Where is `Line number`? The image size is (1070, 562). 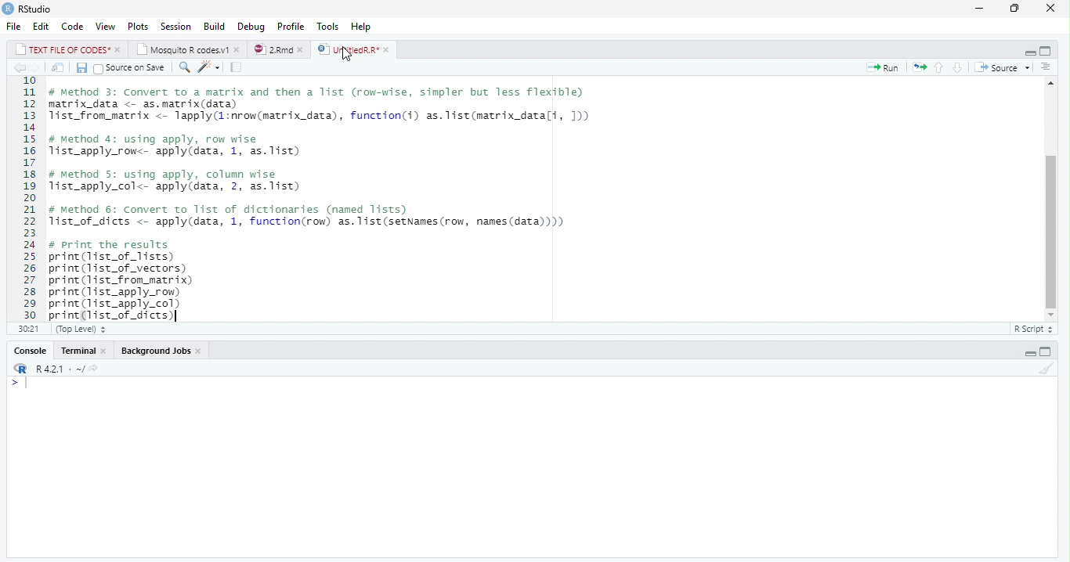 Line number is located at coordinates (27, 199).